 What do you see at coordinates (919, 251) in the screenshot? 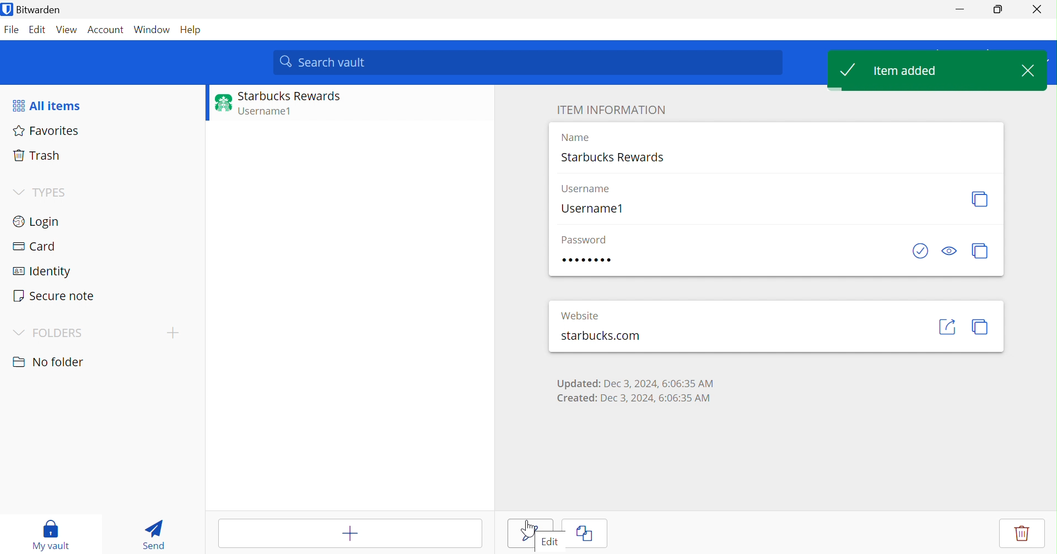
I see `Check if password has been exposed` at bounding box center [919, 251].